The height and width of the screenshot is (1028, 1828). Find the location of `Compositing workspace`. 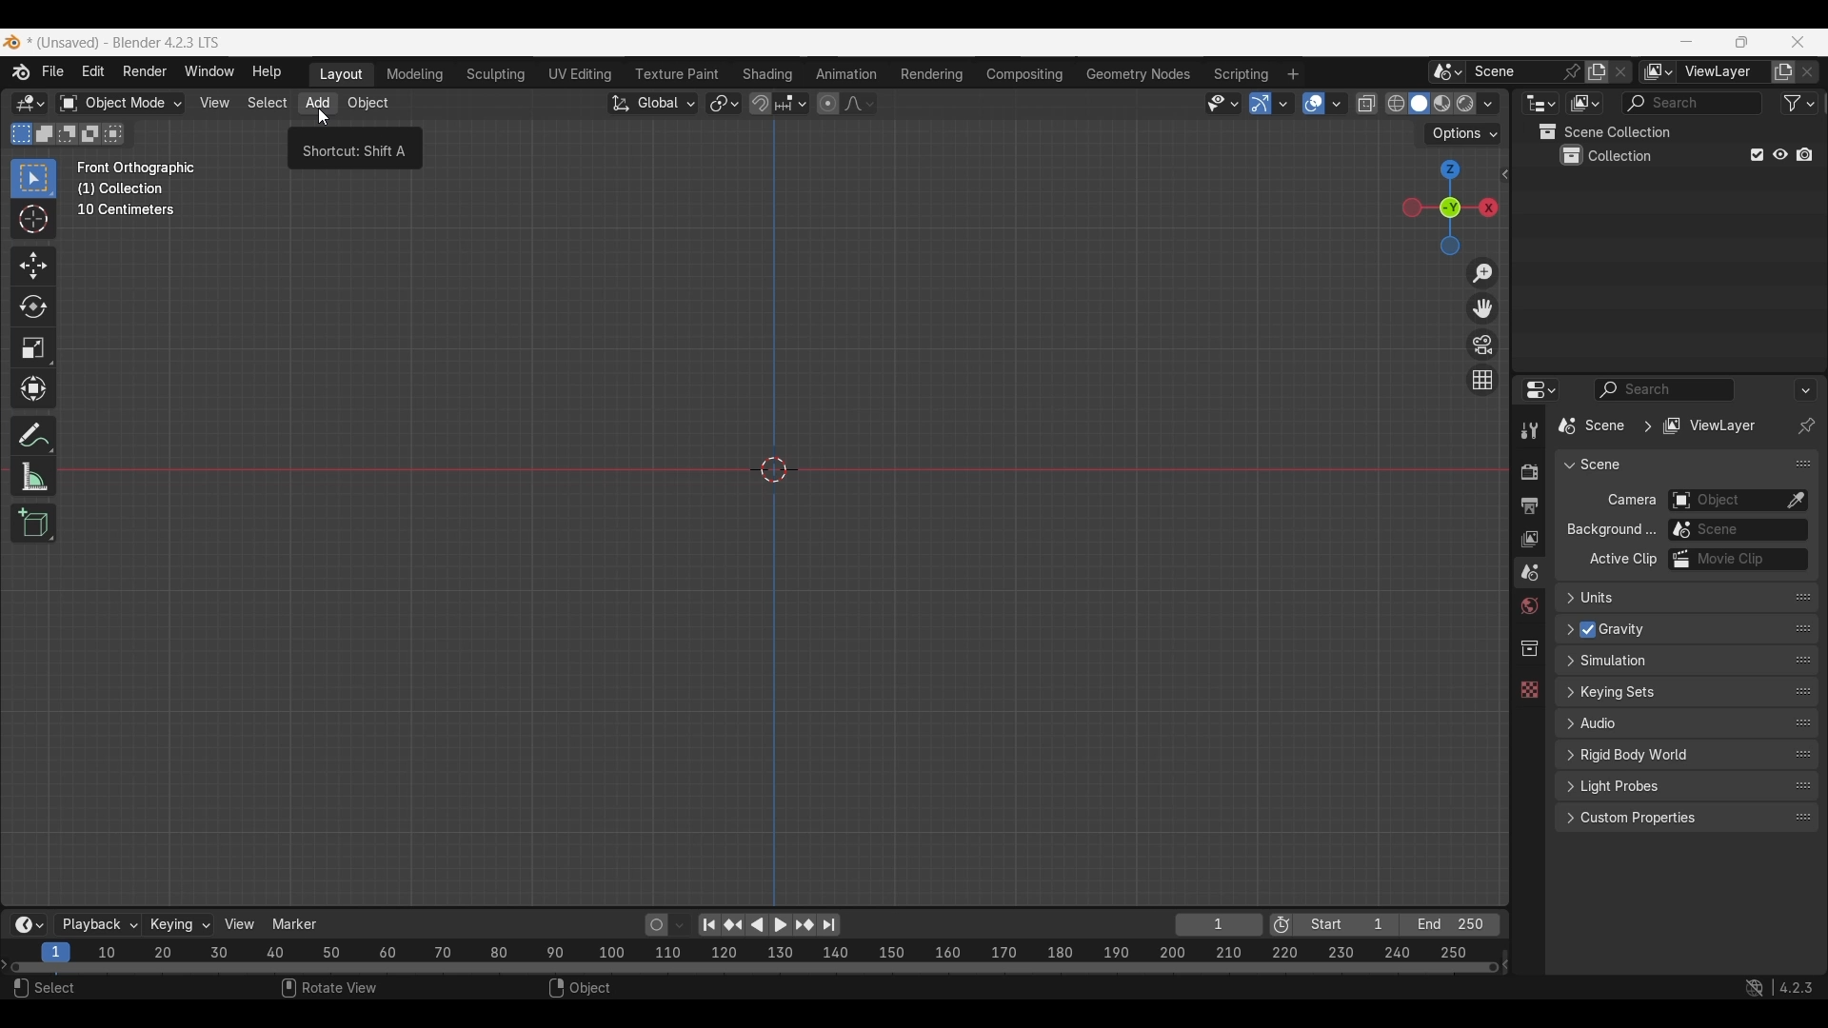

Compositing workspace is located at coordinates (1025, 74).